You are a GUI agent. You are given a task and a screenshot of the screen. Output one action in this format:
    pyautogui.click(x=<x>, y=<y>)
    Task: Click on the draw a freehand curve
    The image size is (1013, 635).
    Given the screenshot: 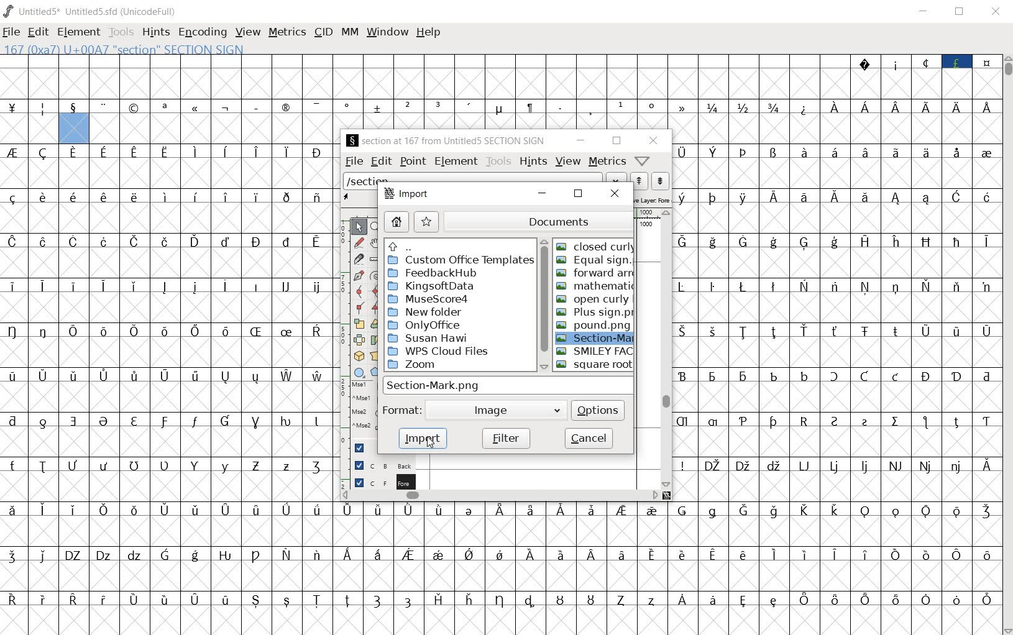 What is the action you would take?
    pyautogui.click(x=359, y=241)
    